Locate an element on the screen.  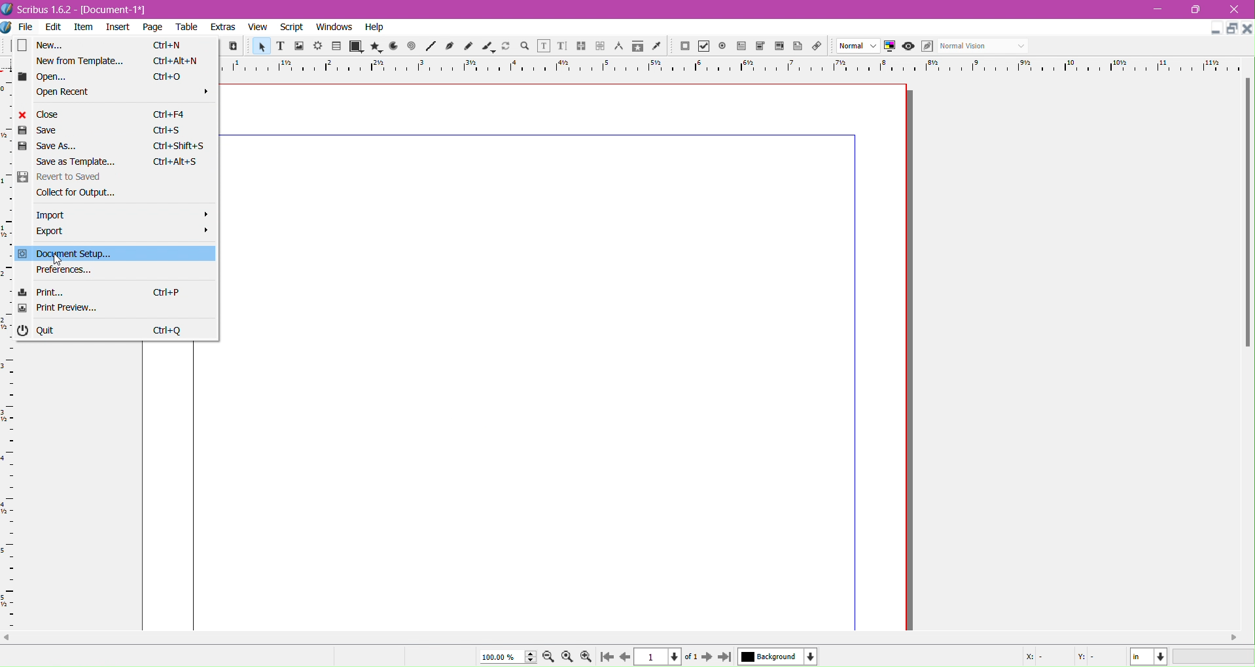
go to start page is located at coordinates (605, 658).